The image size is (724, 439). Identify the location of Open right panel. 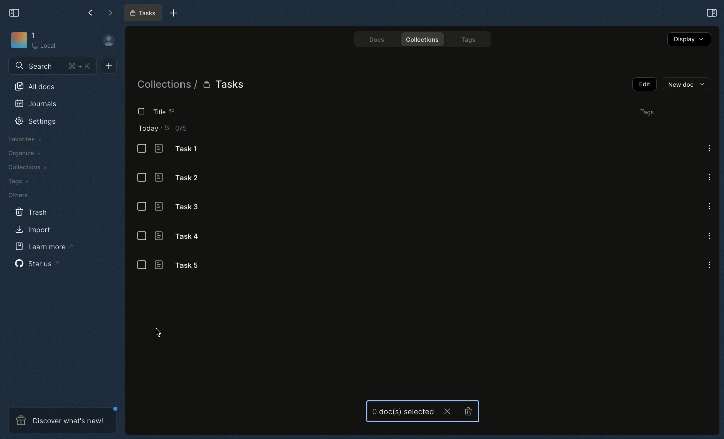
(712, 13).